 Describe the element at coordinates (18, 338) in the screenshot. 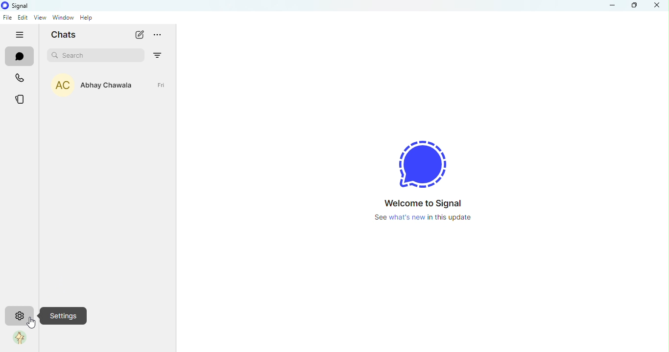

I see `profile` at that location.